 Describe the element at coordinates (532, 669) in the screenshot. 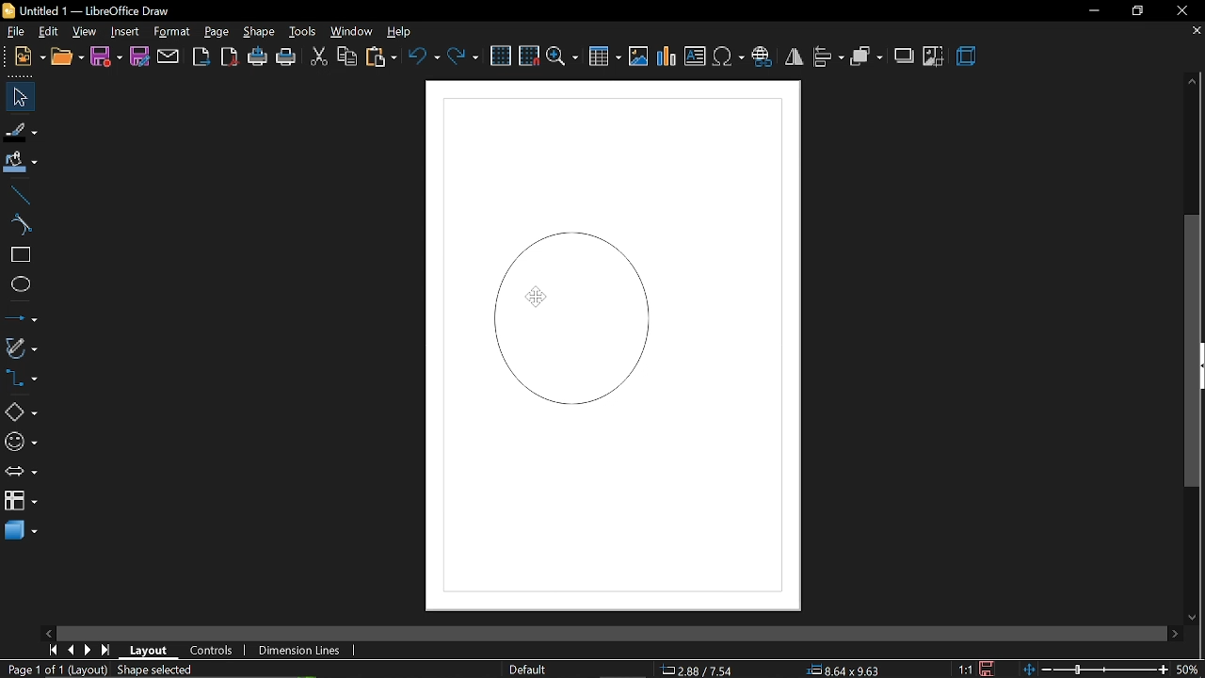

I see `page style (Default)` at that location.